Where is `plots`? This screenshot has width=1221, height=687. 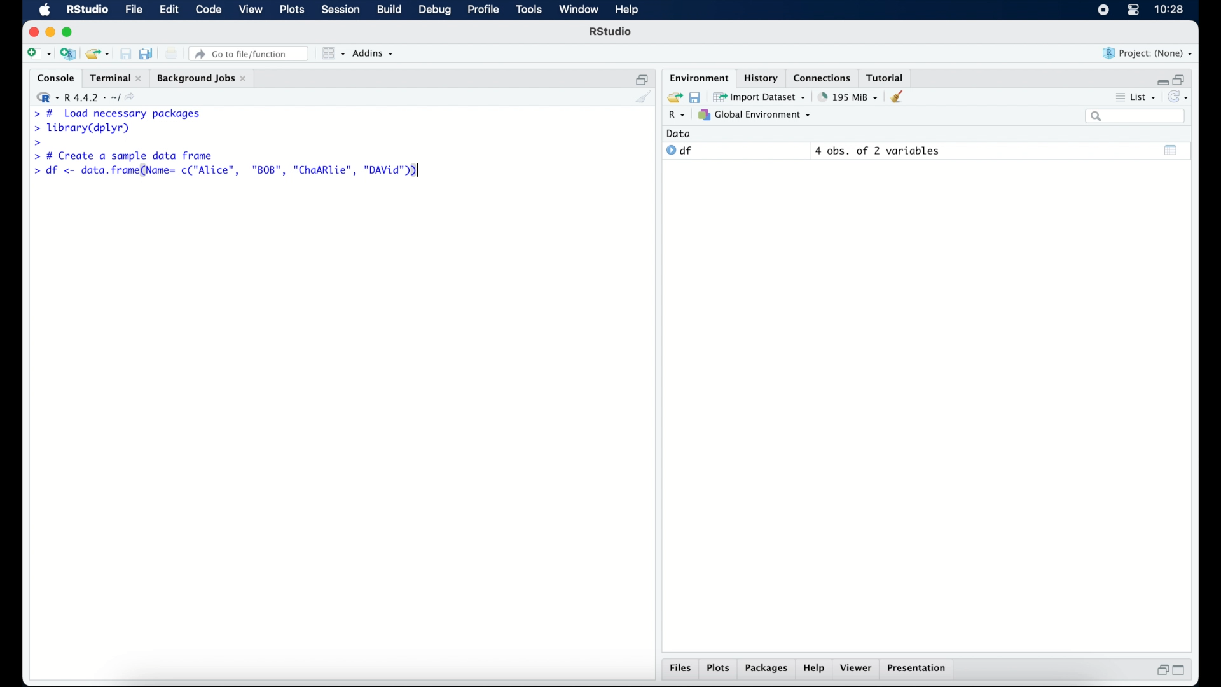 plots is located at coordinates (720, 669).